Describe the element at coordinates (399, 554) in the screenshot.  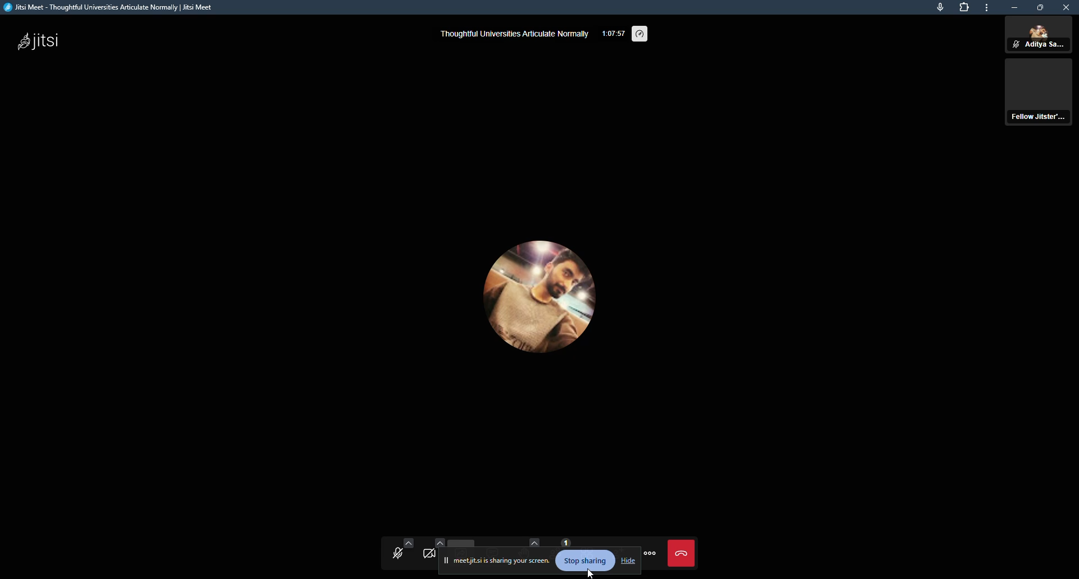
I see `start mic` at that location.